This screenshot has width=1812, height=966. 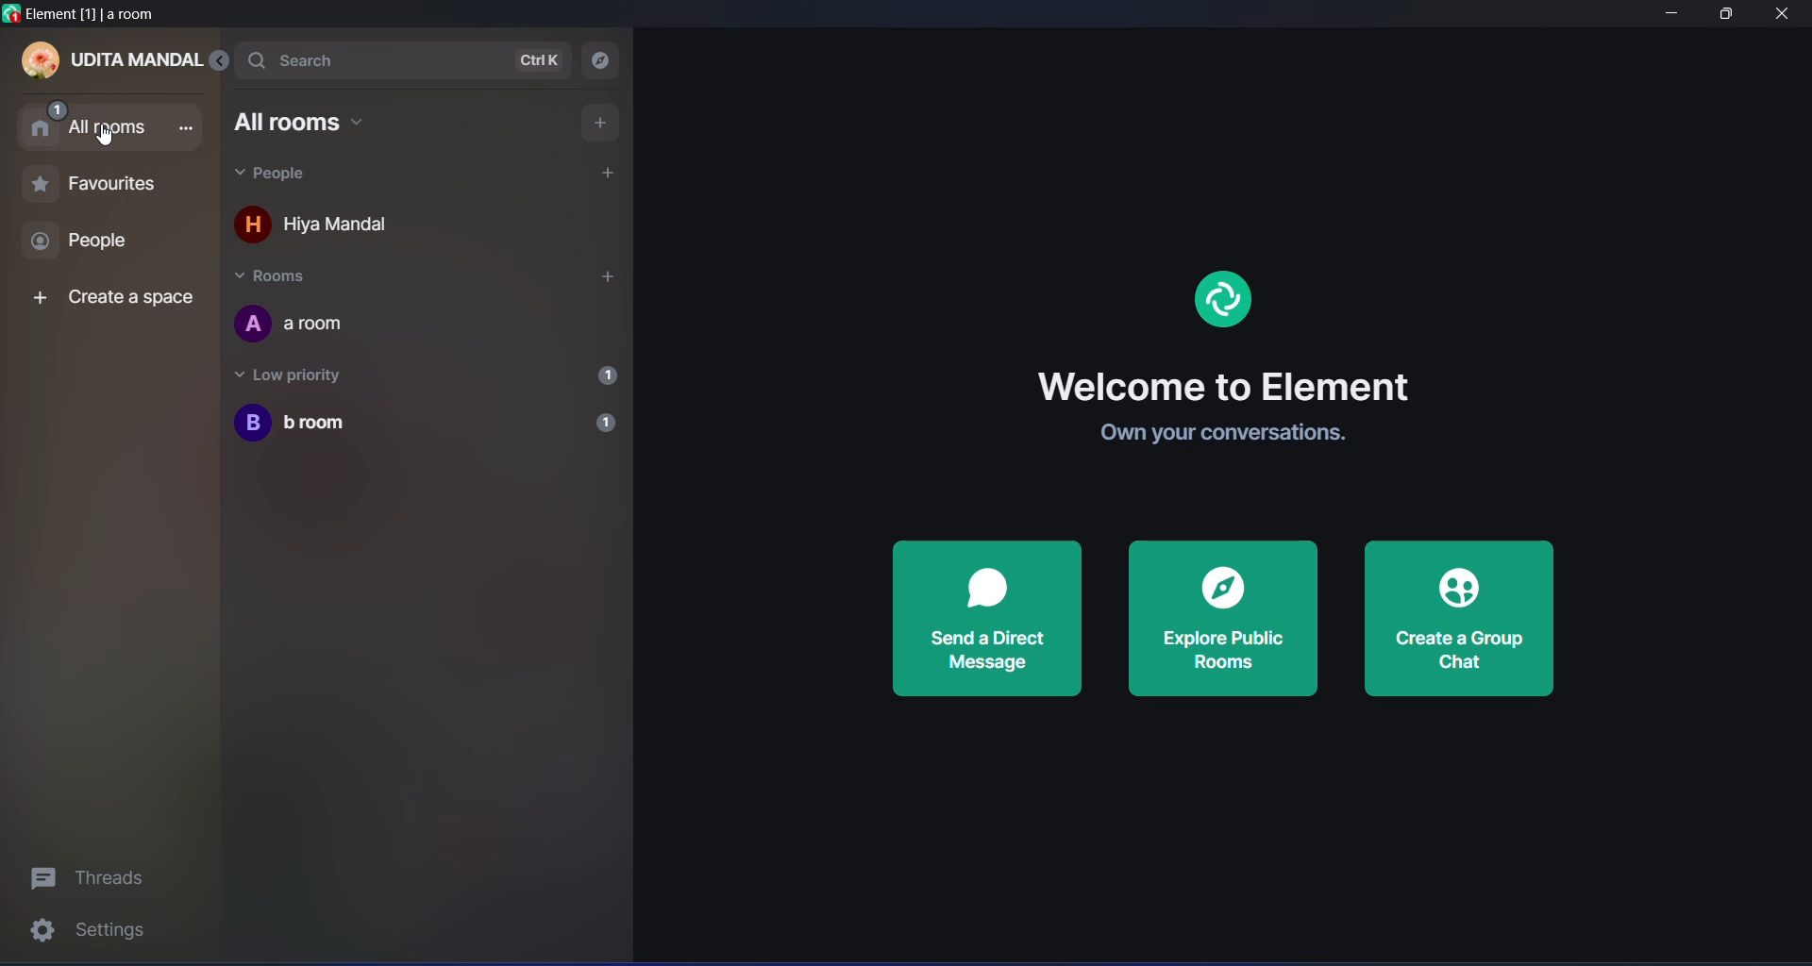 What do you see at coordinates (294, 276) in the screenshot?
I see `Rooms` at bounding box center [294, 276].